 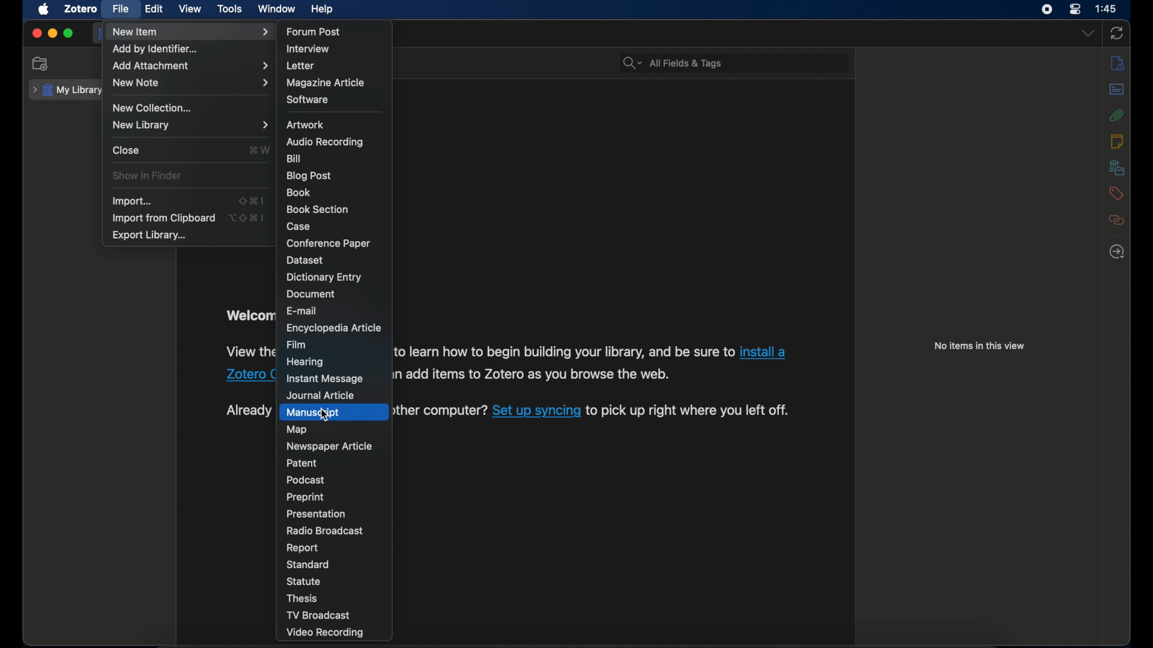 I want to click on export library, so click(x=151, y=235).